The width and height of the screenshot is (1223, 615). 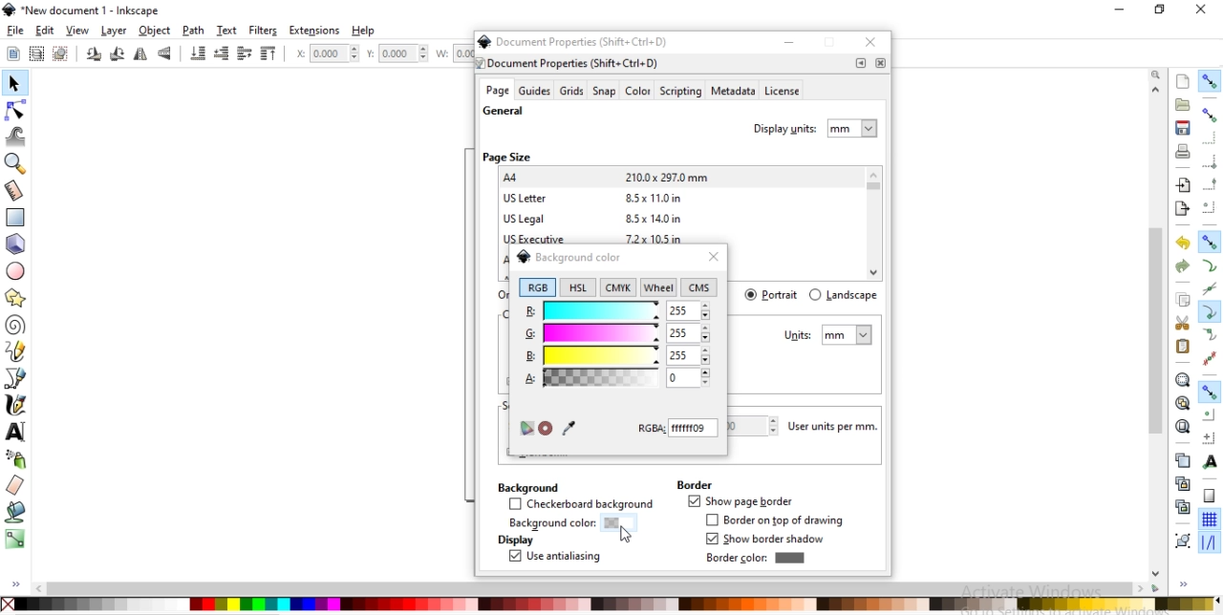 I want to click on create s document with default template, so click(x=1184, y=80).